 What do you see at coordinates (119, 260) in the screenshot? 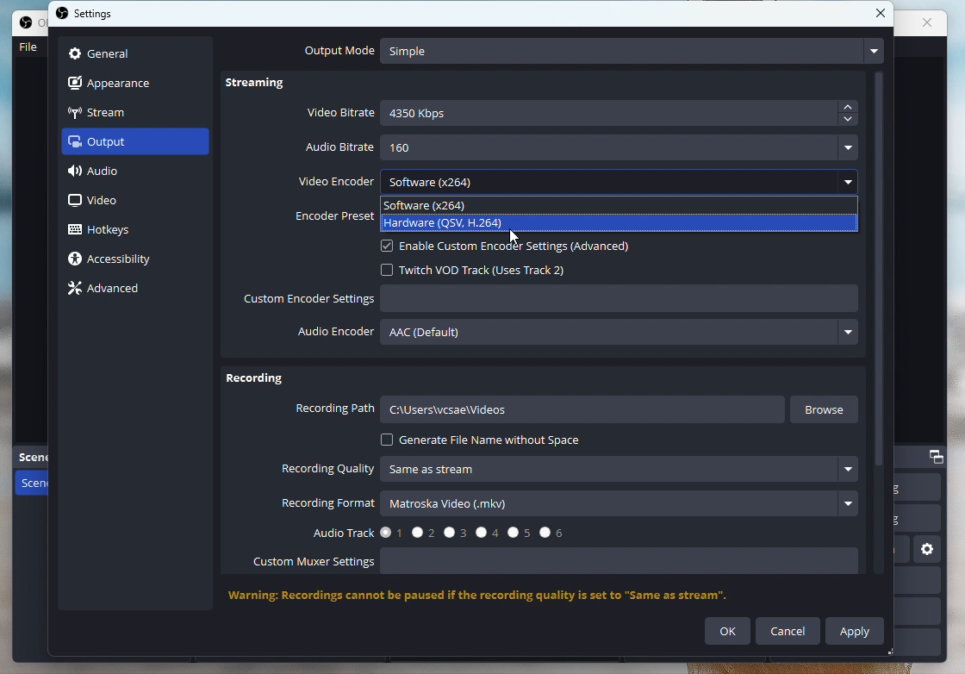
I see `Accessibility` at bounding box center [119, 260].